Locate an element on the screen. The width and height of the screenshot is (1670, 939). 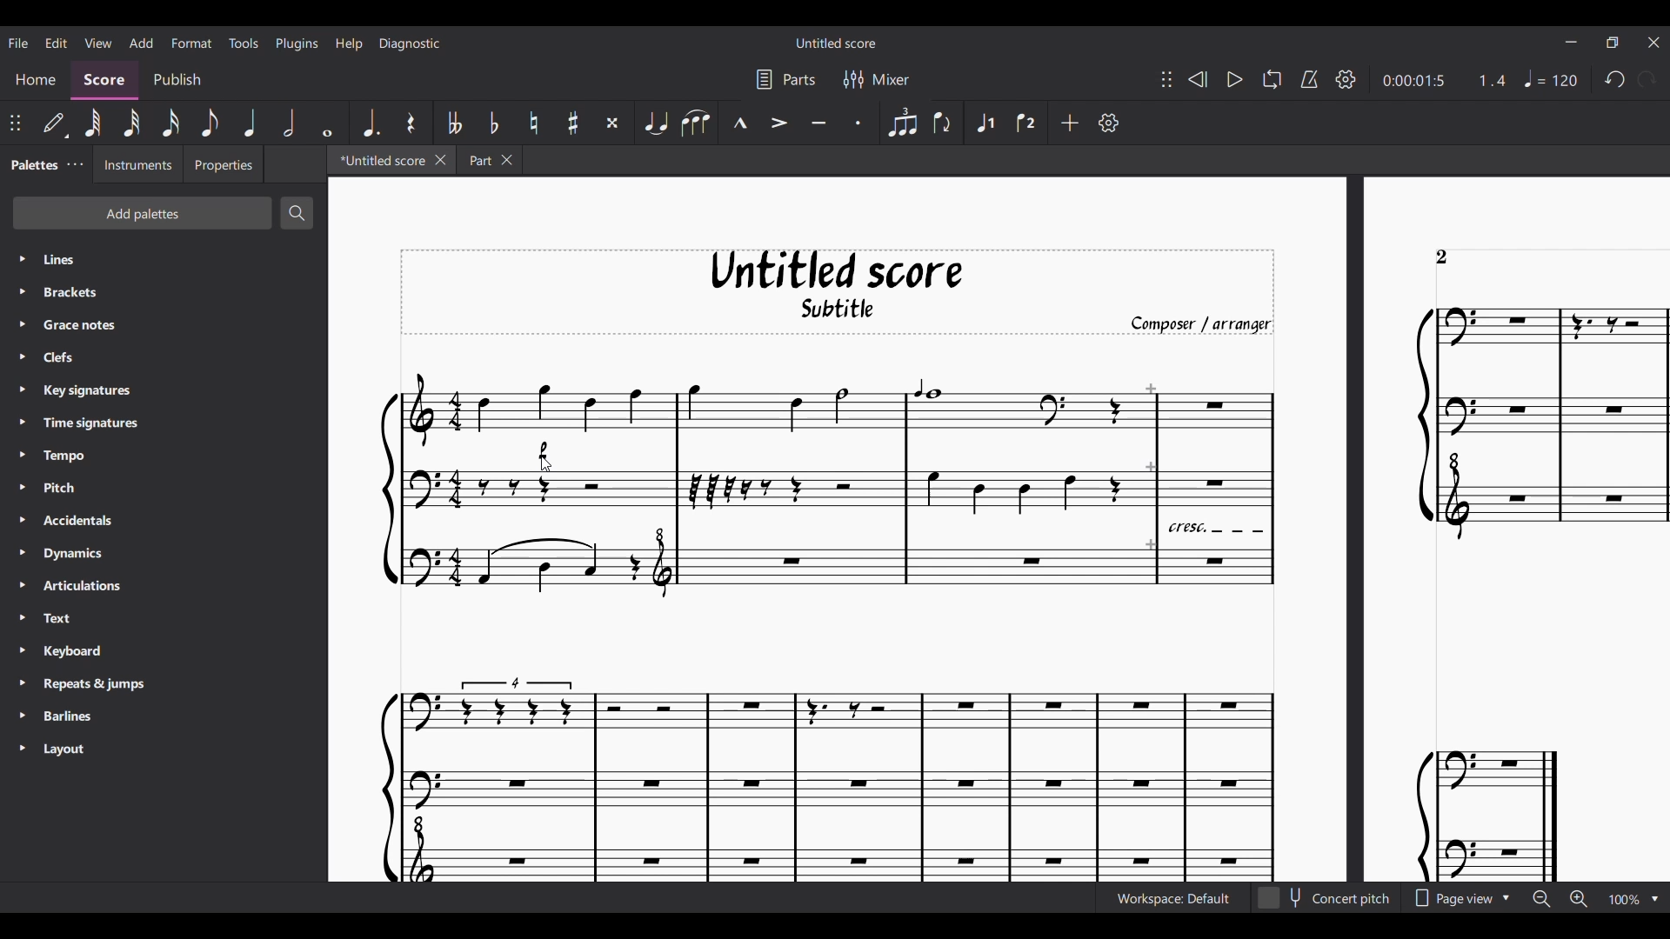
View menu is located at coordinates (98, 42).